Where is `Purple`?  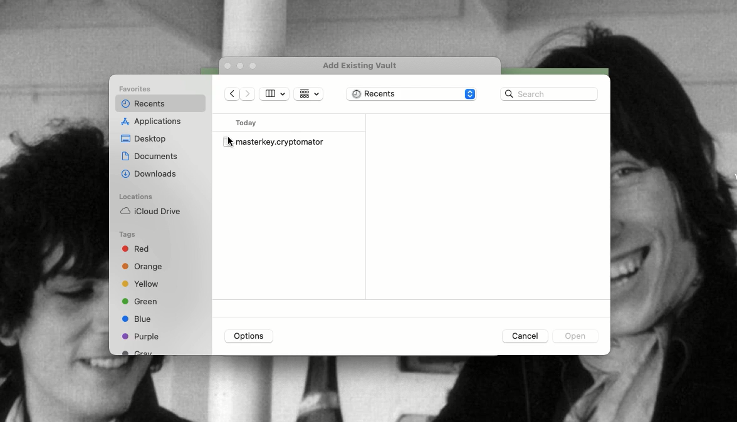 Purple is located at coordinates (141, 336).